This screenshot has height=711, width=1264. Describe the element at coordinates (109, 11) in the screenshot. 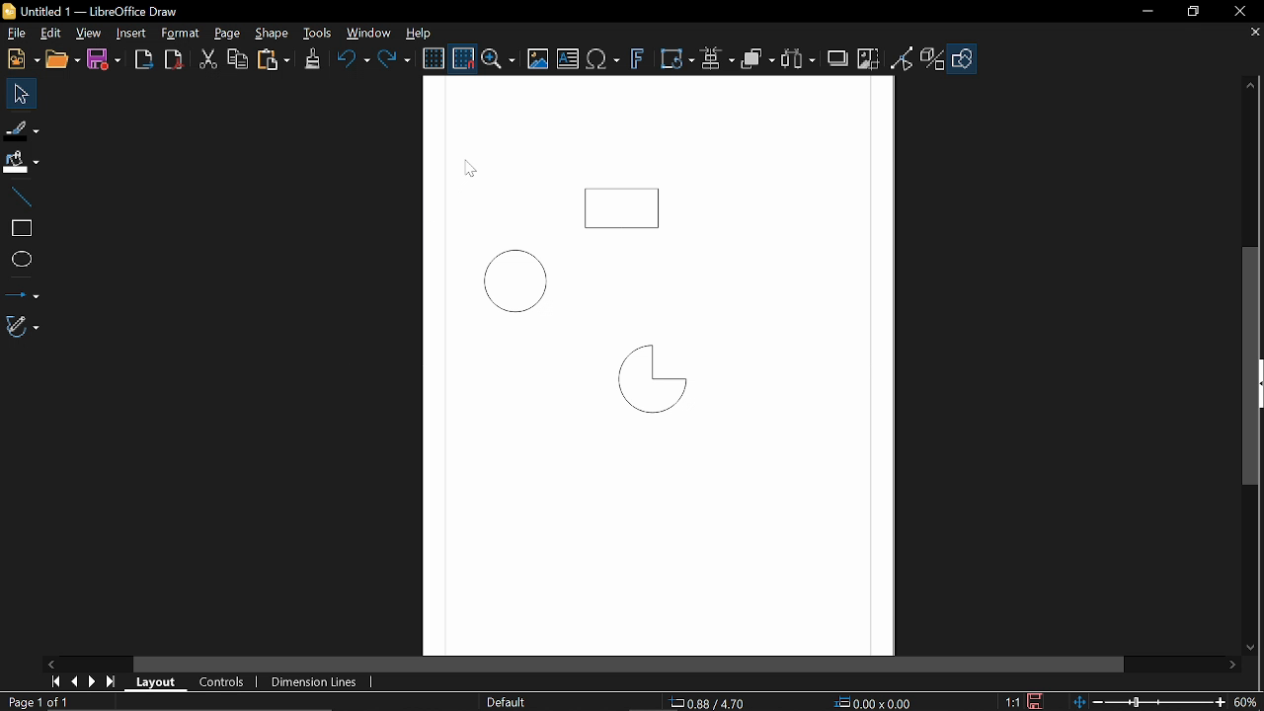

I see `B Untitled 1 — LibreOffice Draw` at that location.